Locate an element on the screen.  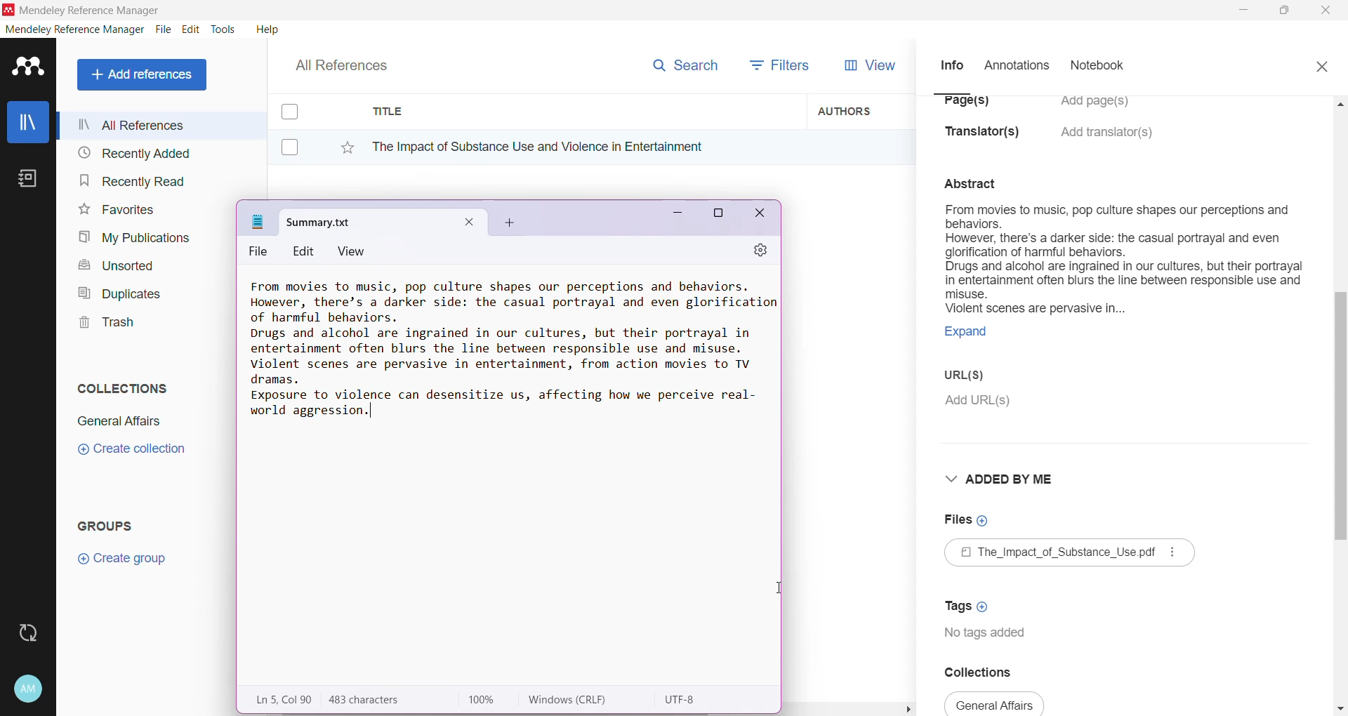
Maximize is located at coordinates (718, 216).